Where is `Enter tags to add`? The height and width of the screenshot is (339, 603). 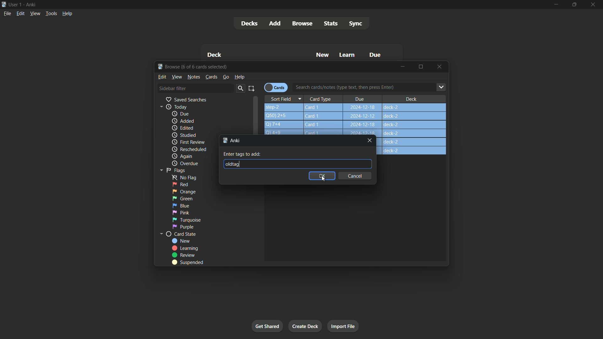
Enter tags to add is located at coordinates (242, 154).